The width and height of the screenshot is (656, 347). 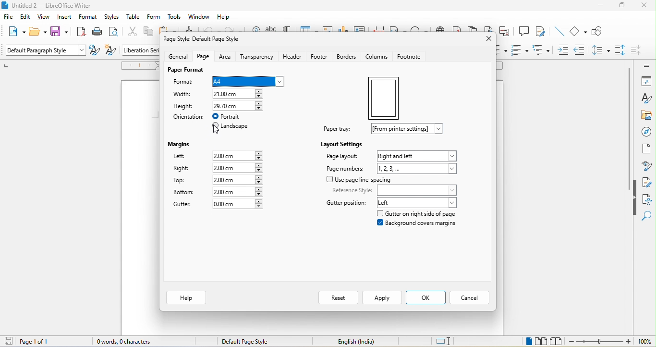 What do you see at coordinates (239, 106) in the screenshot?
I see `29.70 cm` at bounding box center [239, 106].